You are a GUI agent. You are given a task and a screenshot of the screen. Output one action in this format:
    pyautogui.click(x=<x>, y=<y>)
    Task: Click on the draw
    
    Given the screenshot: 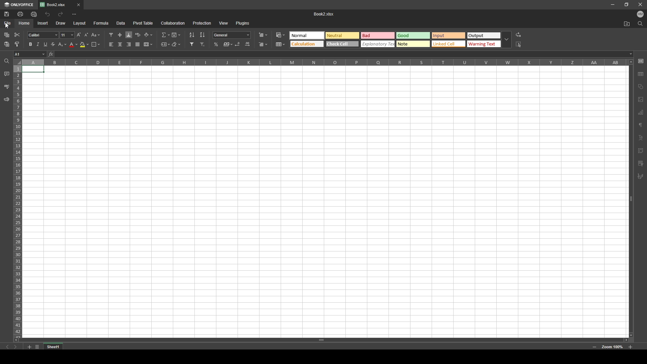 What is the action you would take?
    pyautogui.click(x=61, y=23)
    